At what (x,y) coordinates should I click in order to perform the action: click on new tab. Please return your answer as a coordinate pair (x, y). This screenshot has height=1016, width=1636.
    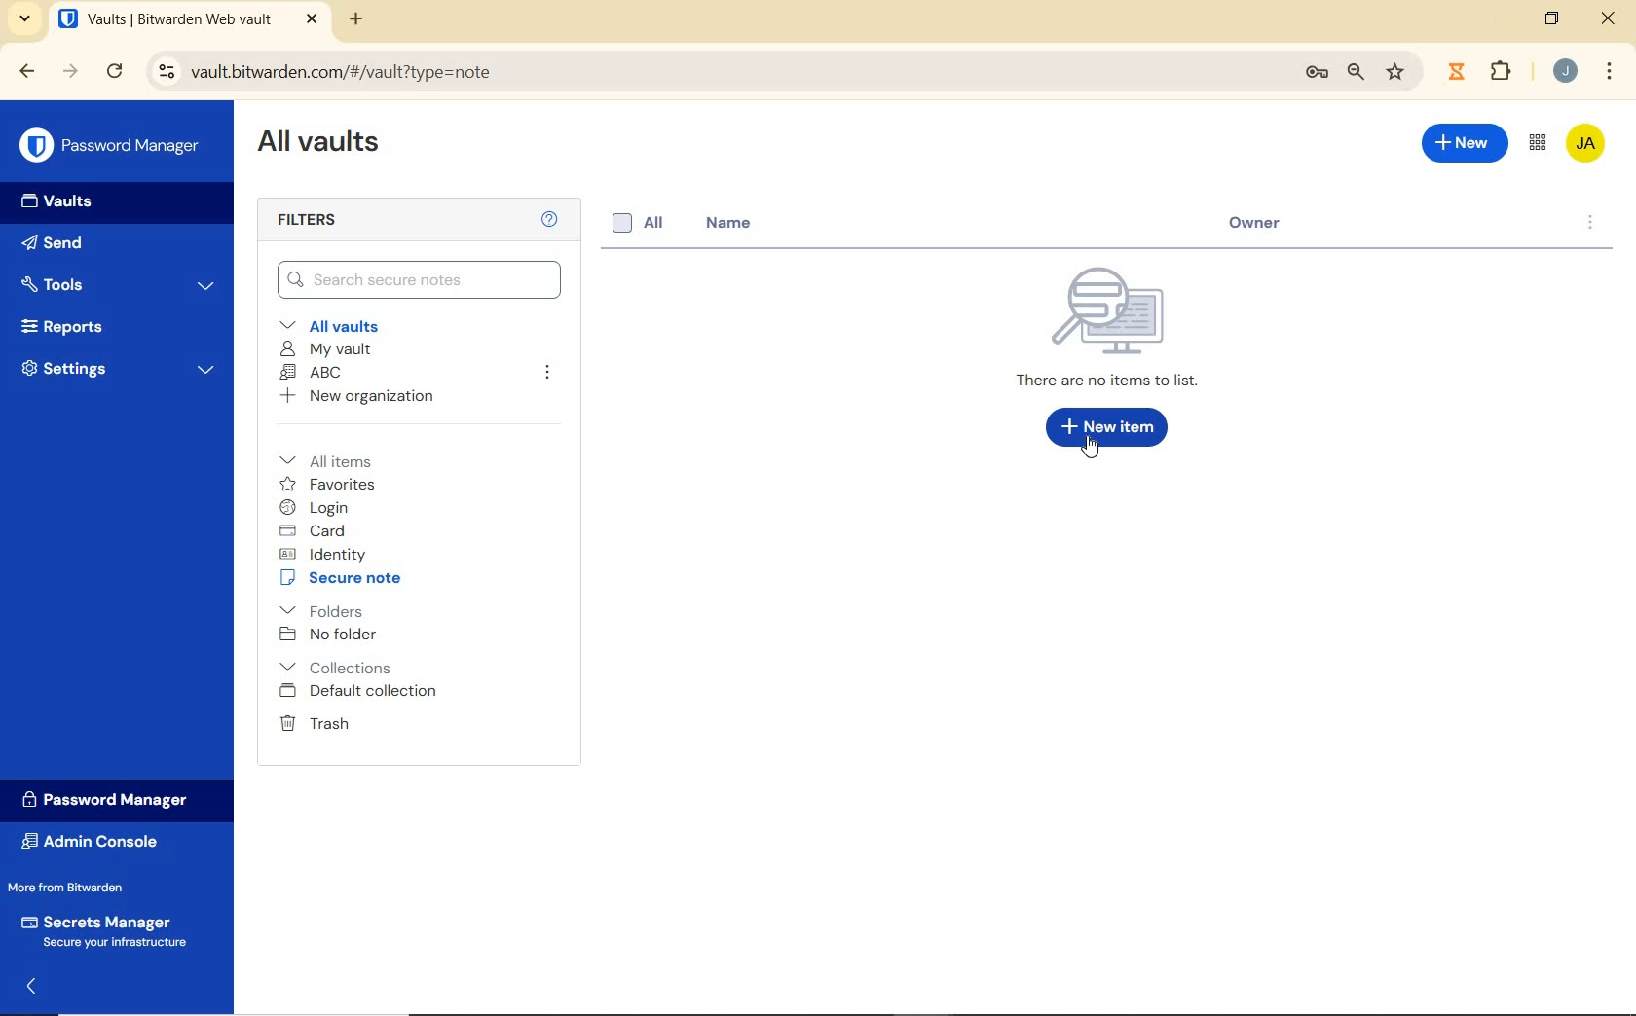
    Looking at the image, I should click on (358, 21).